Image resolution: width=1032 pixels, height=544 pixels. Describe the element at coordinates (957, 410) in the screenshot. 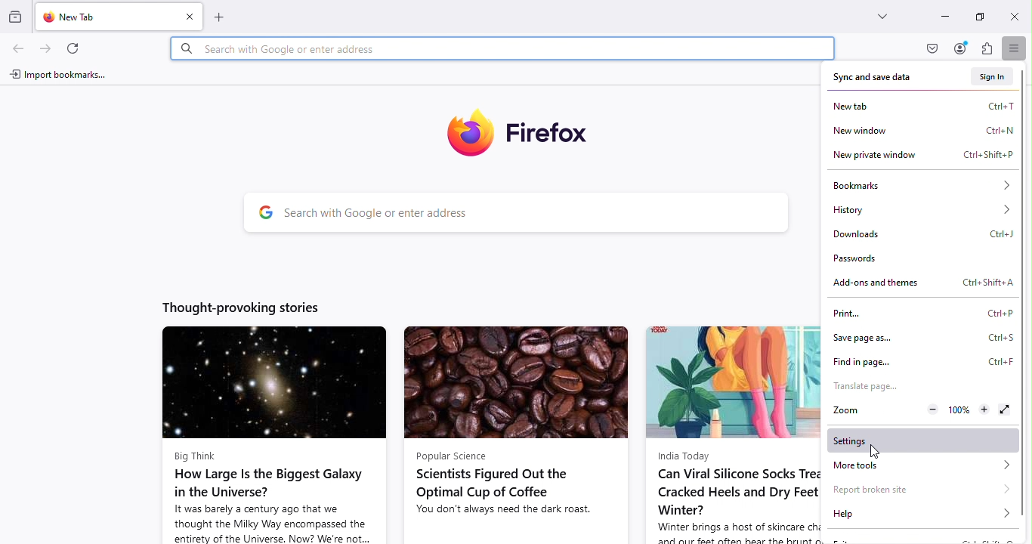

I see `Reset zoom level` at that location.